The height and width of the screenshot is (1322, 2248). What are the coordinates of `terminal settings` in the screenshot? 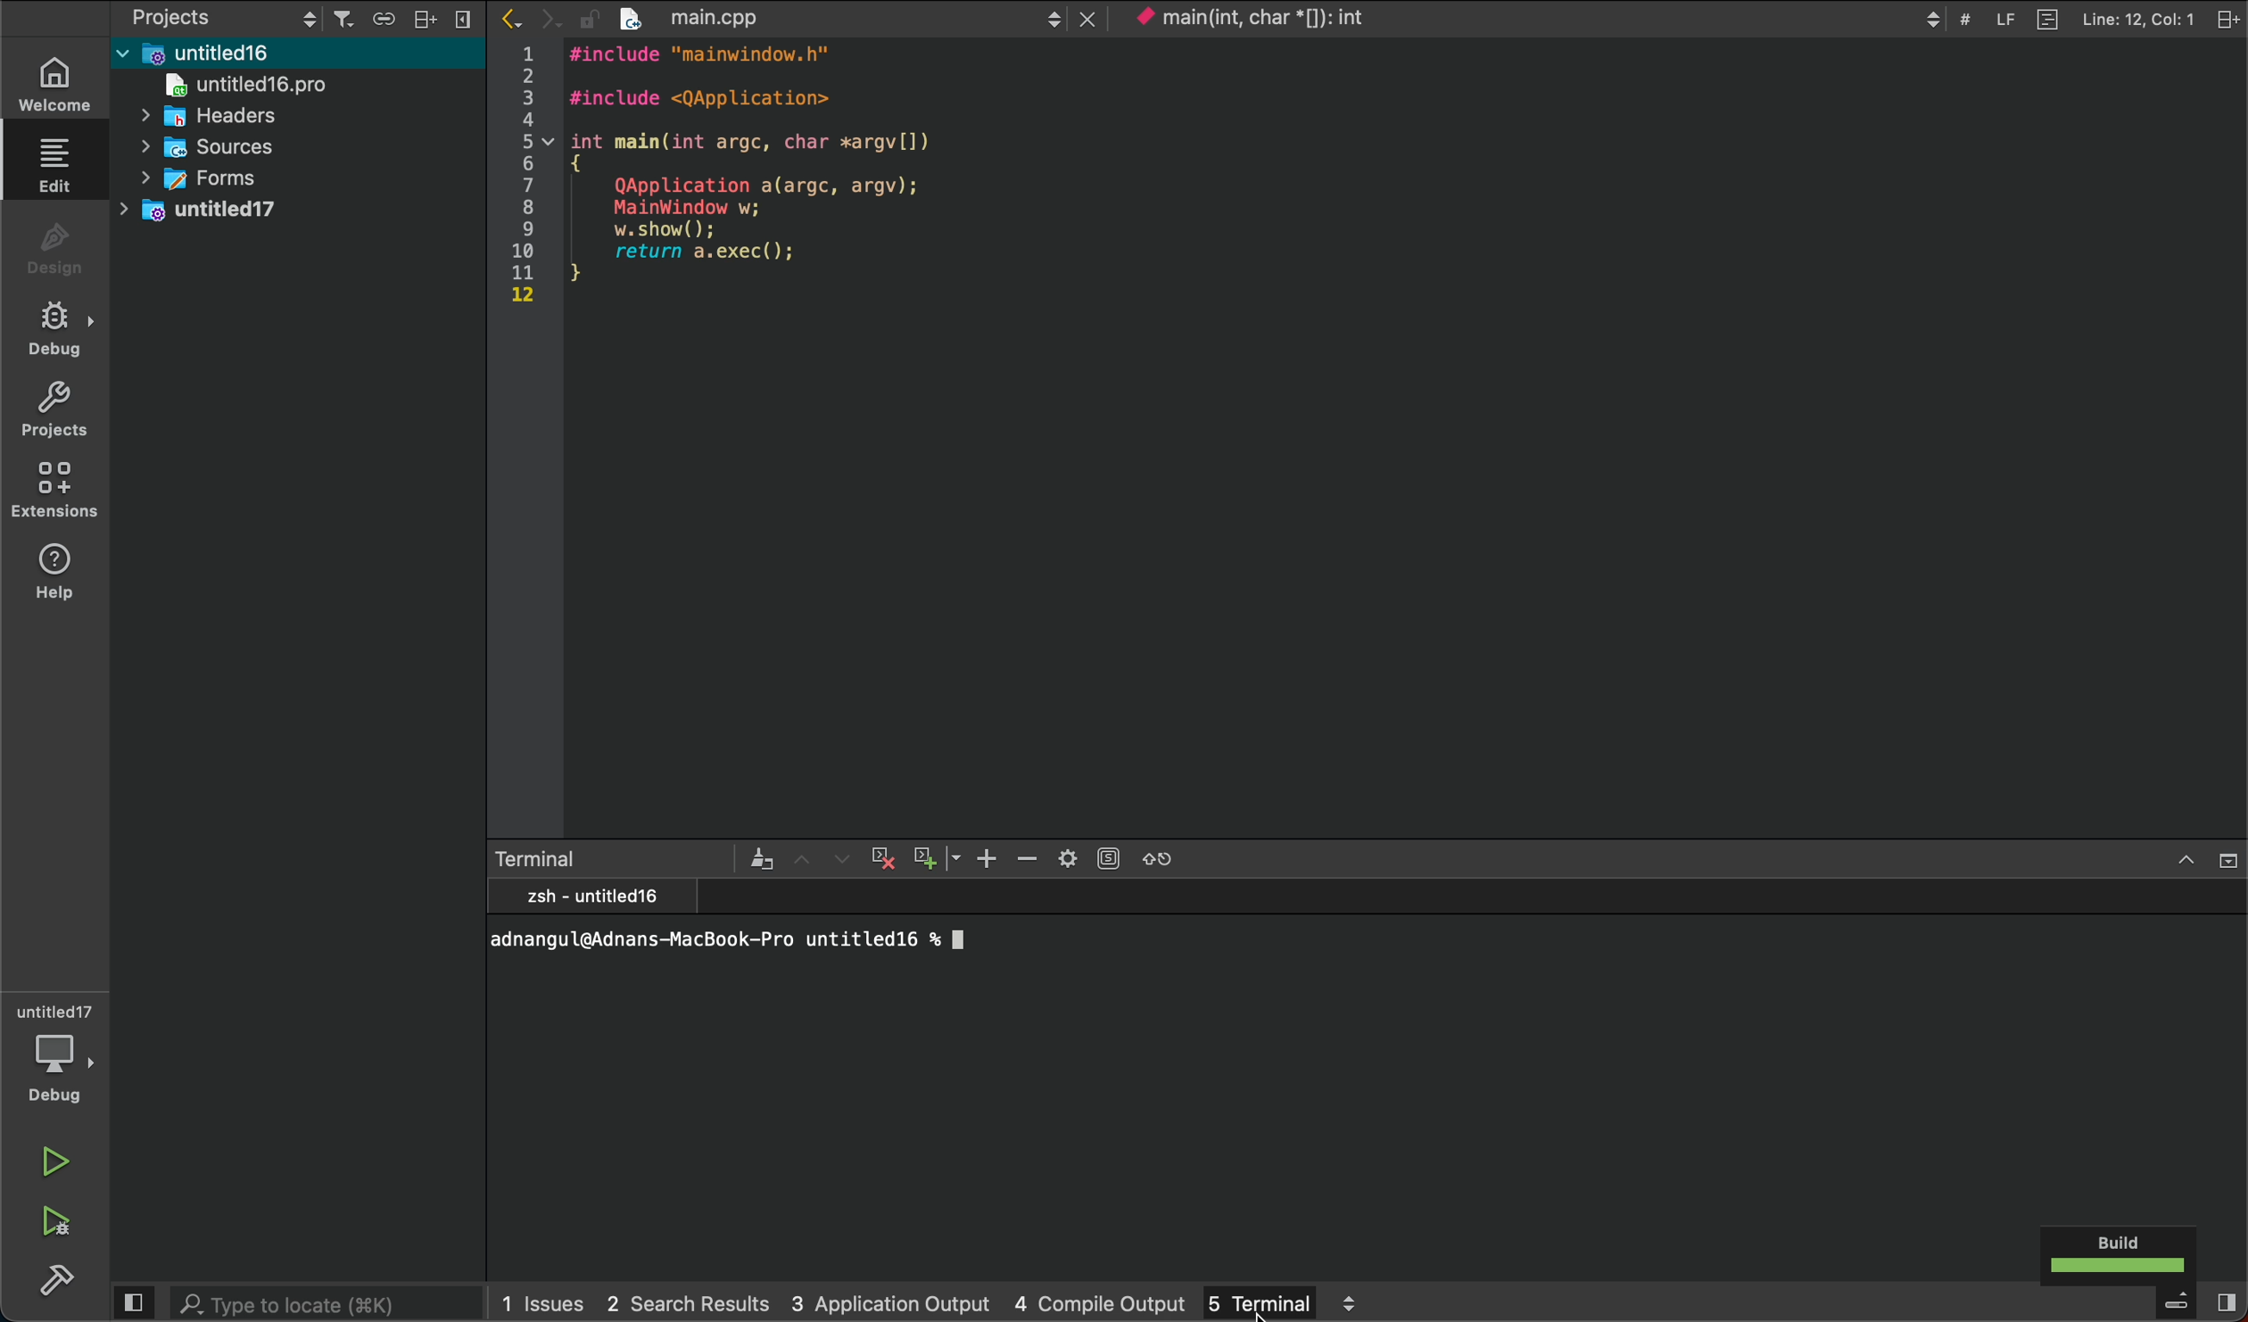 It's located at (757, 859).